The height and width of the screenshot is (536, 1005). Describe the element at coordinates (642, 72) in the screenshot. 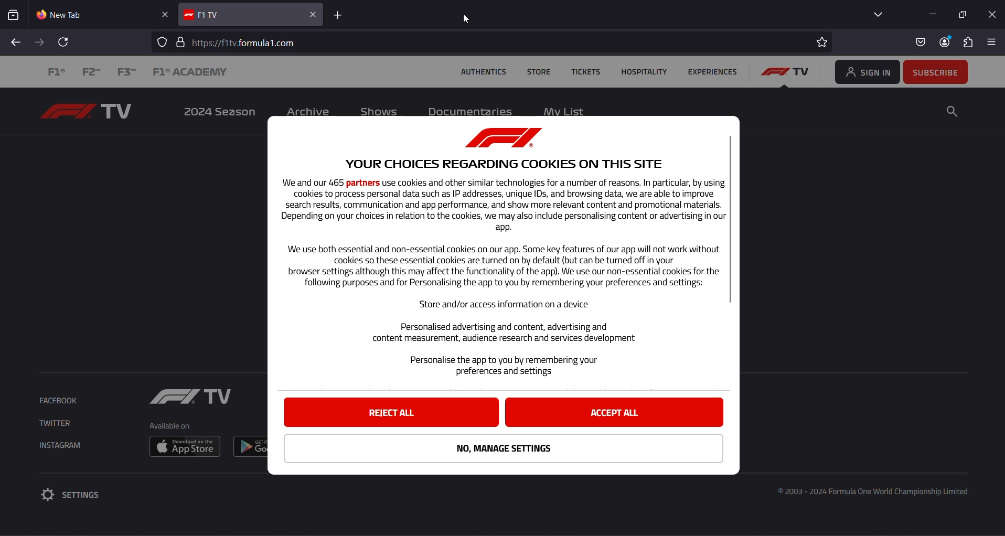

I see `hospitality` at that location.